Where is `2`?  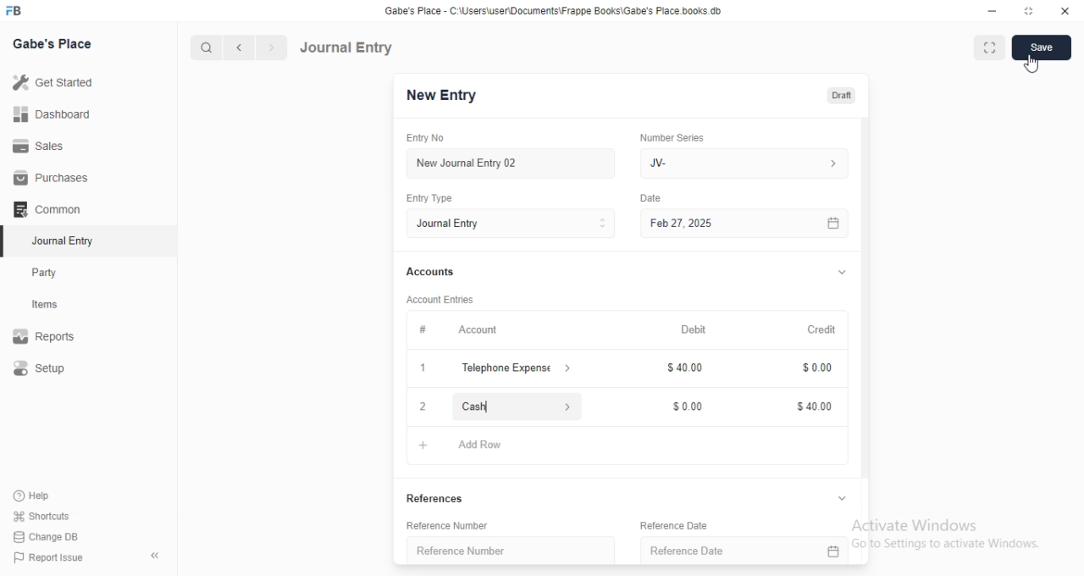 2 is located at coordinates (422, 407).